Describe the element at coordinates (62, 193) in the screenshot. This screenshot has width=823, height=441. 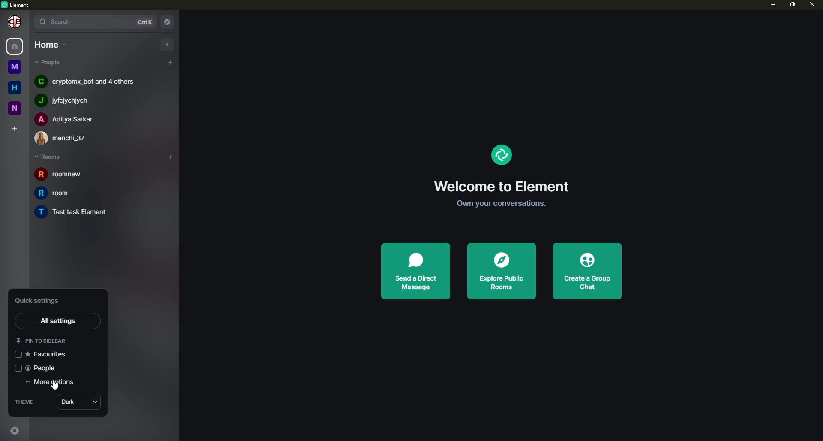
I see `room` at that location.